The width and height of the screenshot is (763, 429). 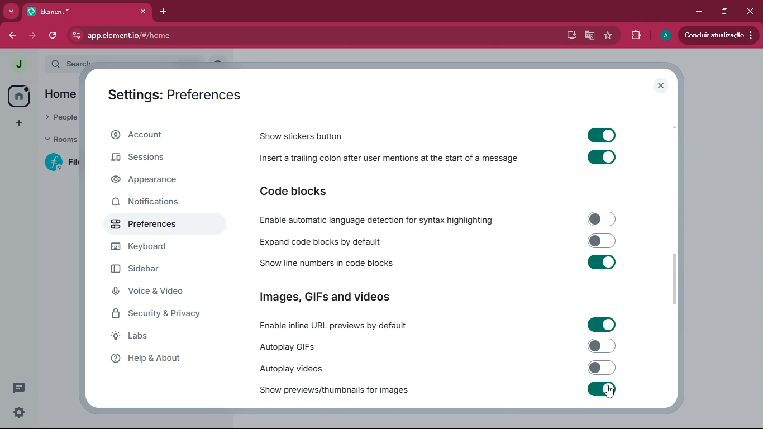 What do you see at coordinates (11, 35) in the screenshot?
I see `back` at bounding box center [11, 35].